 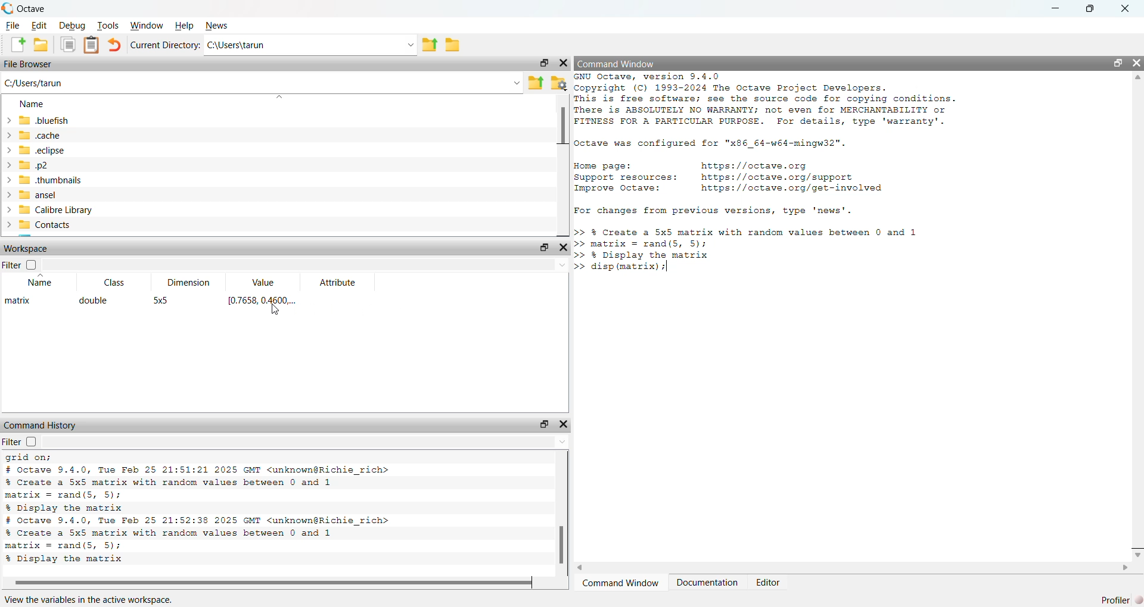 I want to click on ech, so click(x=35, y=151).